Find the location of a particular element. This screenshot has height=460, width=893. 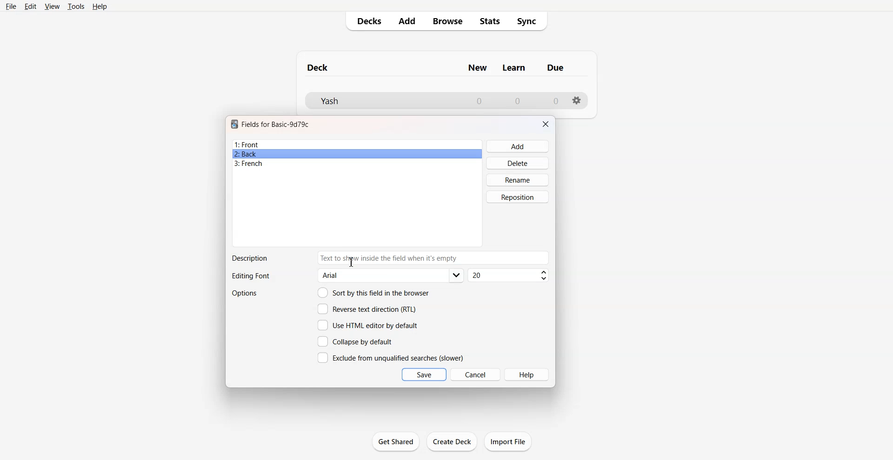

Decks is located at coordinates (366, 21).